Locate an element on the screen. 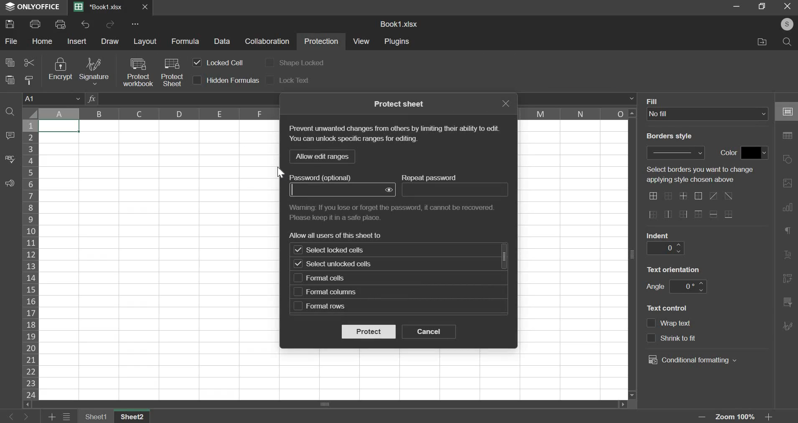  protection is located at coordinates (321, 42).